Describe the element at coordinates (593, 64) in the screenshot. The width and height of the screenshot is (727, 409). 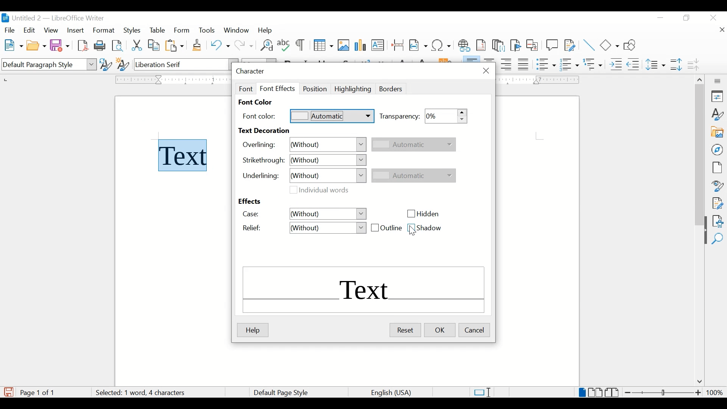
I see `select outline format` at that location.